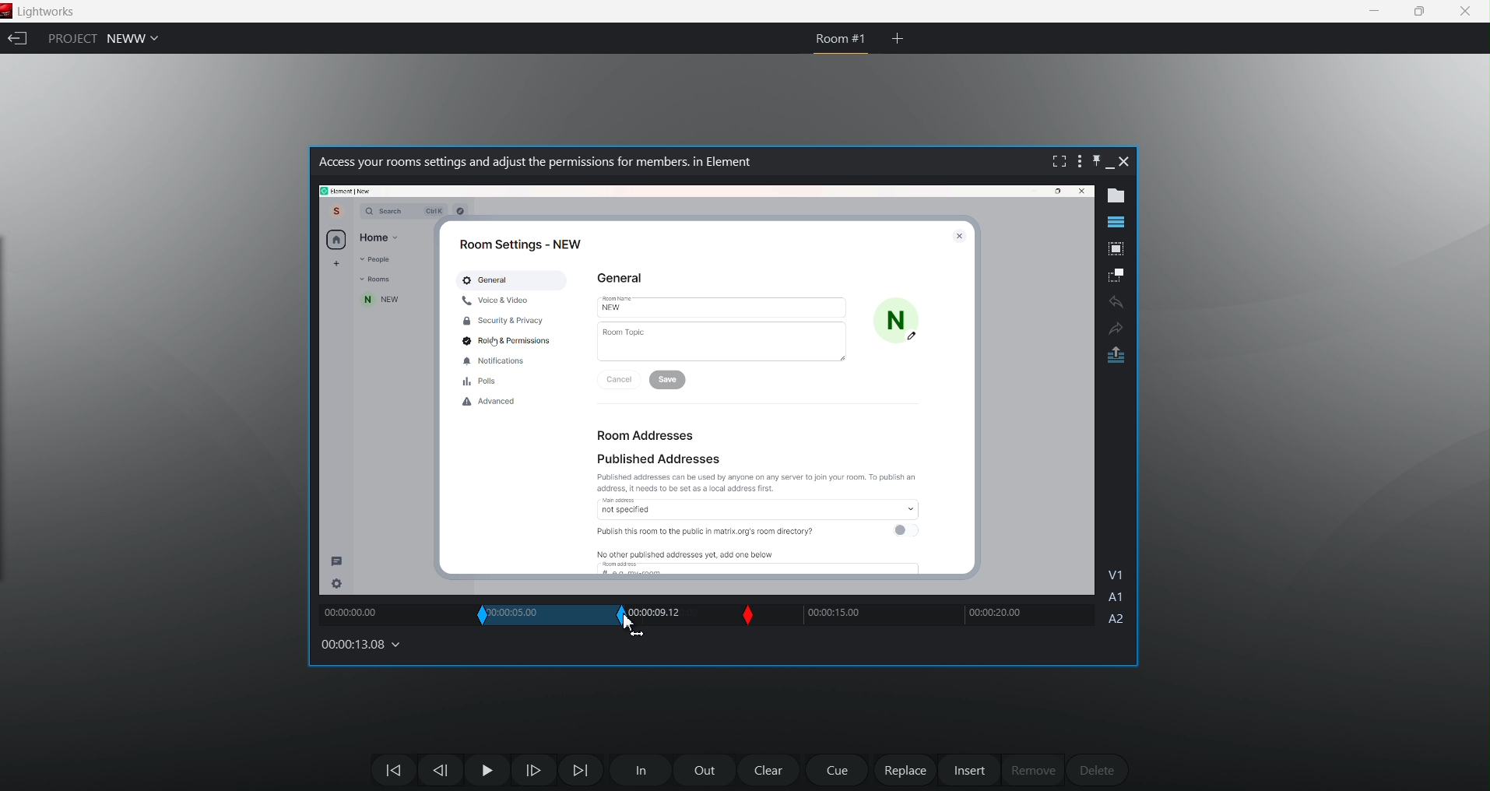 The height and width of the screenshot is (791, 1490). I want to click on In, so click(639, 768).